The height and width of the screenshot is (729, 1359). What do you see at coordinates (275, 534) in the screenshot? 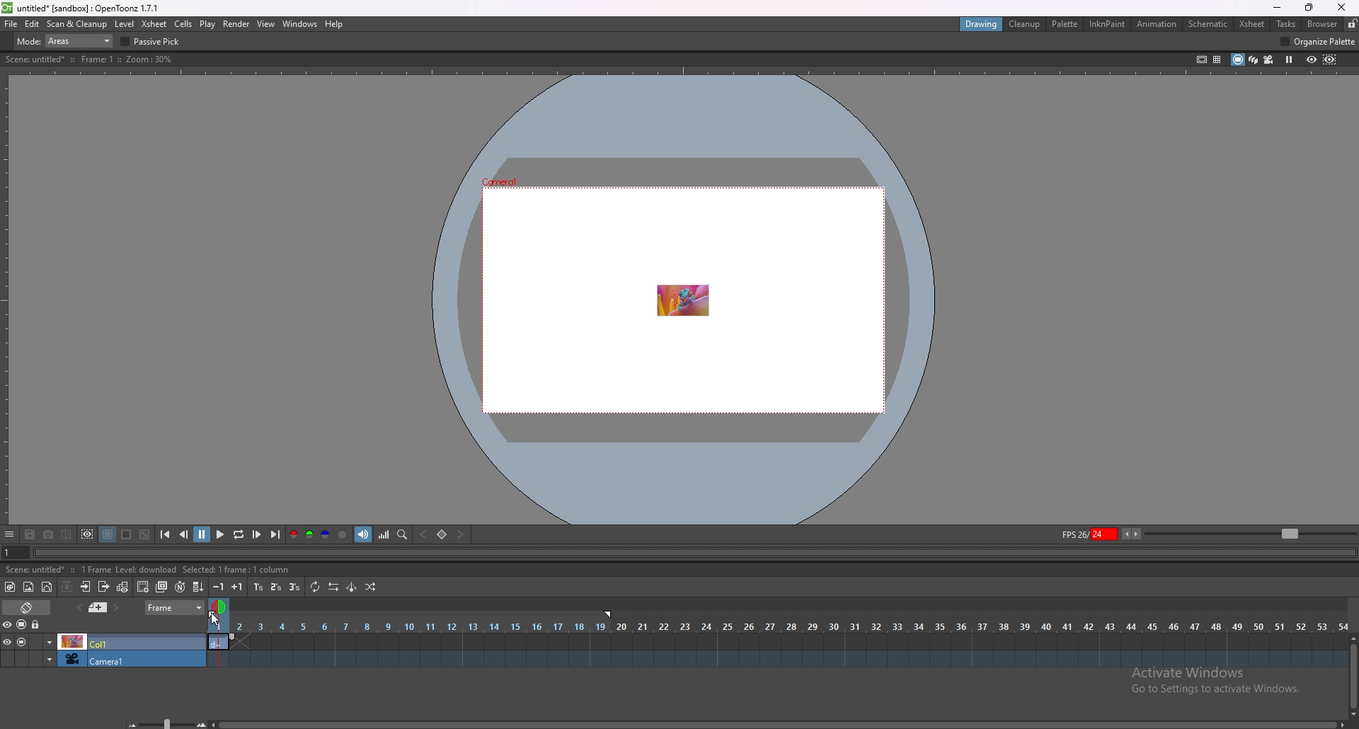
I see `last frame` at bounding box center [275, 534].